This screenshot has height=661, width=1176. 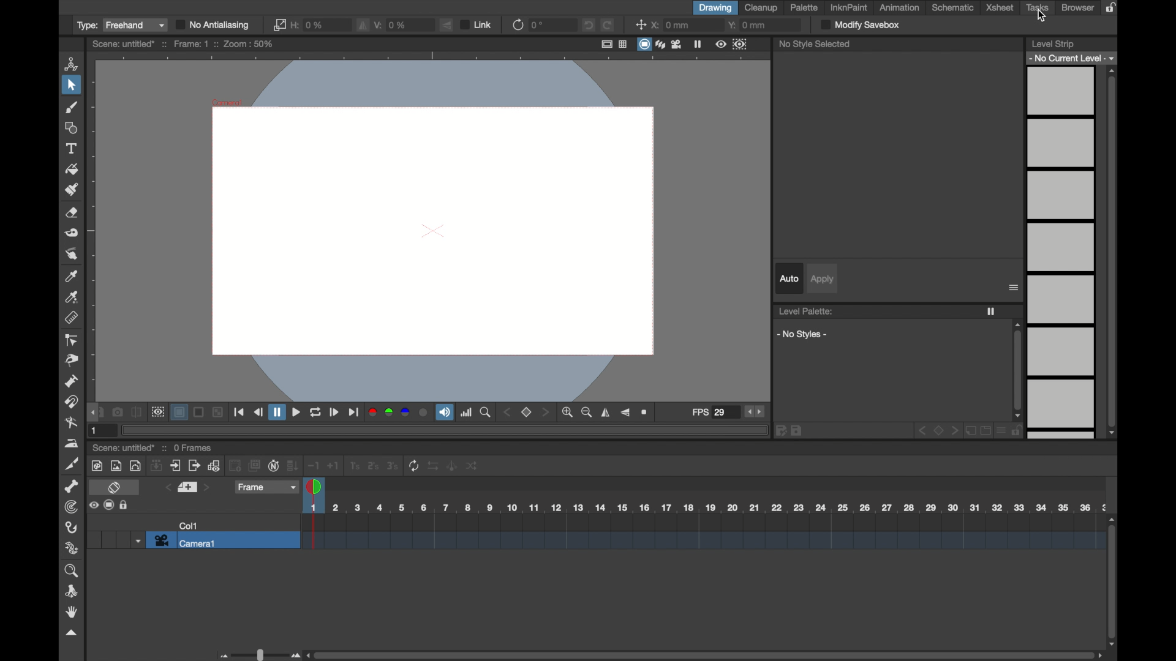 What do you see at coordinates (71, 169) in the screenshot?
I see `fill tool` at bounding box center [71, 169].